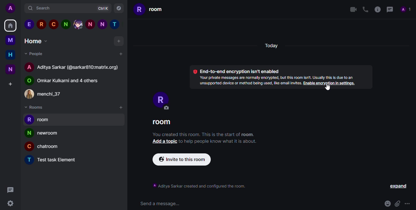 This screenshot has width=416, height=210. Describe the element at coordinates (10, 203) in the screenshot. I see `settings` at that location.